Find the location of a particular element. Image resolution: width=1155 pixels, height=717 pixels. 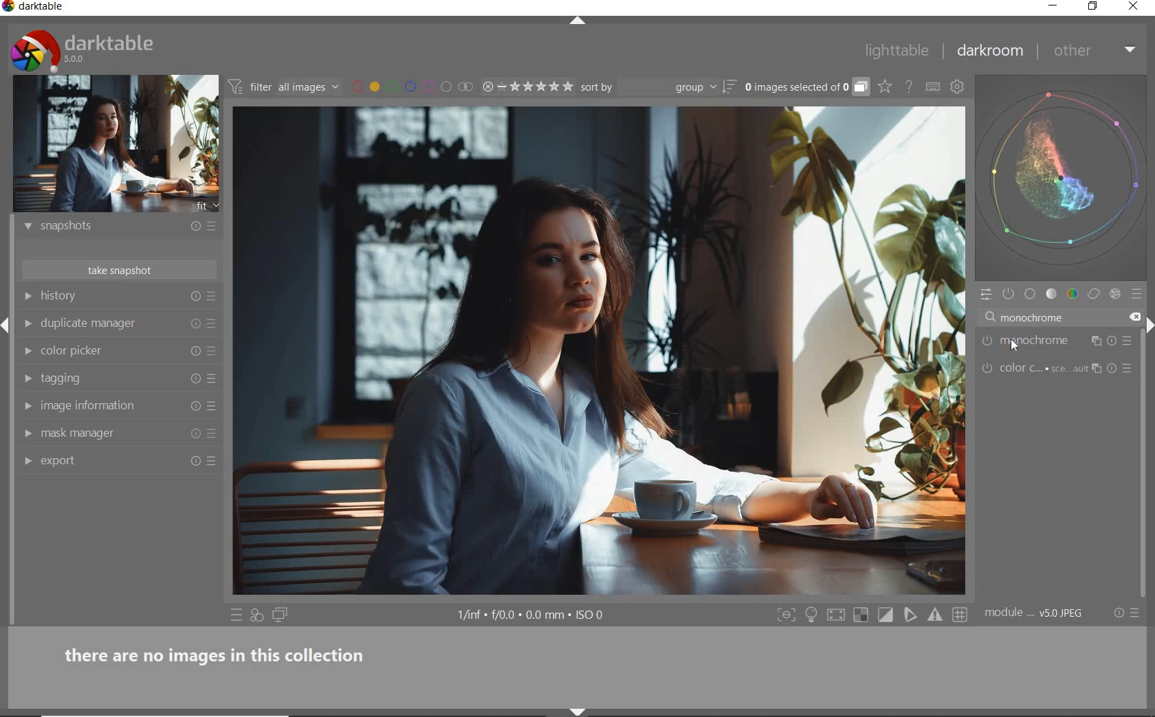

show module is located at coordinates (26, 227).